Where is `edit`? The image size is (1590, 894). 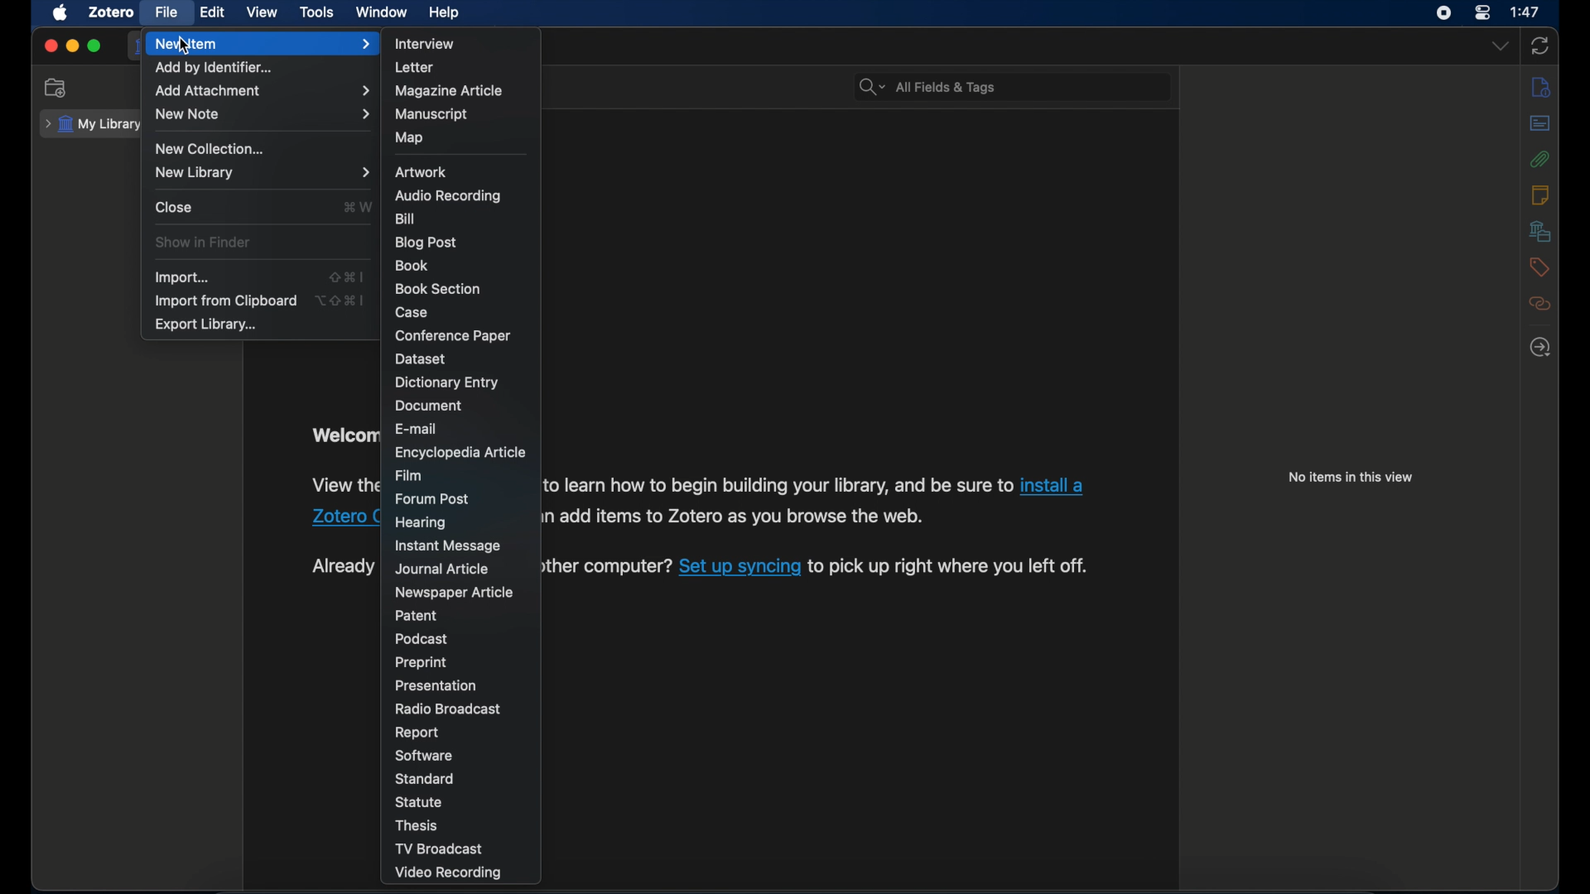 edit is located at coordinates (212, 12).